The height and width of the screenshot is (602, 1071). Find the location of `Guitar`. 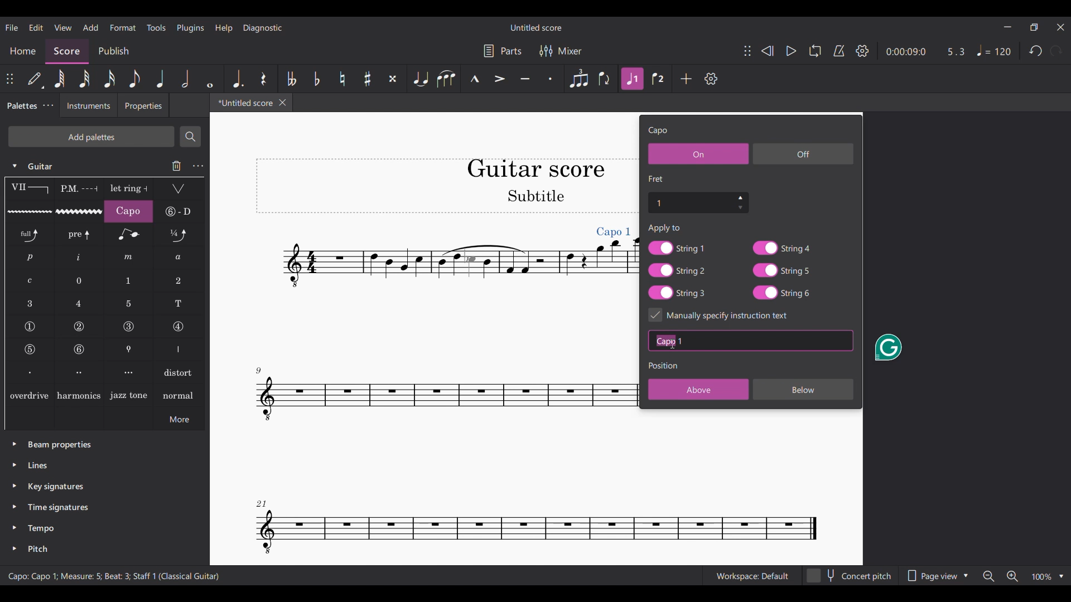

Guitar is located at coordinates (43, 166).